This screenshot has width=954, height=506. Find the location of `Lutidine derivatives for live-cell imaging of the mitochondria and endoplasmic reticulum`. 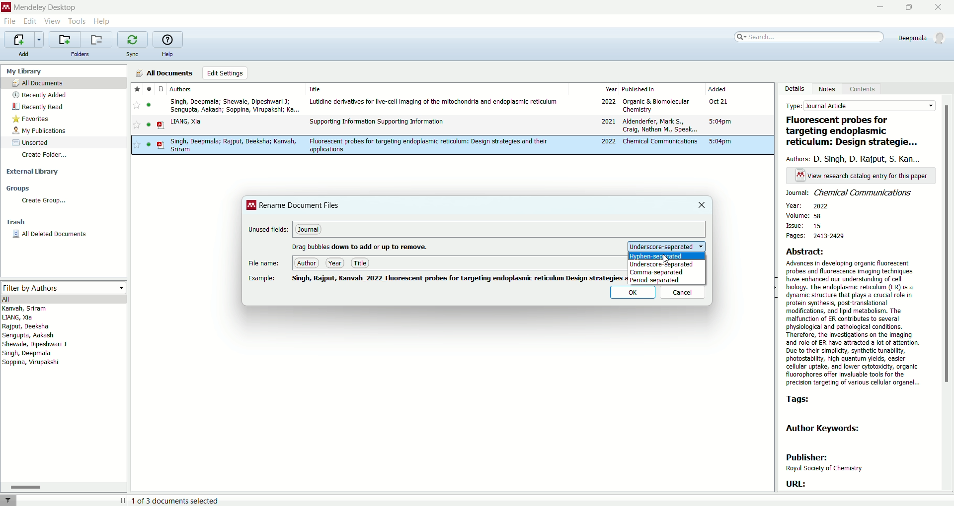

Lutidine derivatives for live-cell imaging of the mitochondria and endoplasmic reticulum is located at coordinates (434, 102).